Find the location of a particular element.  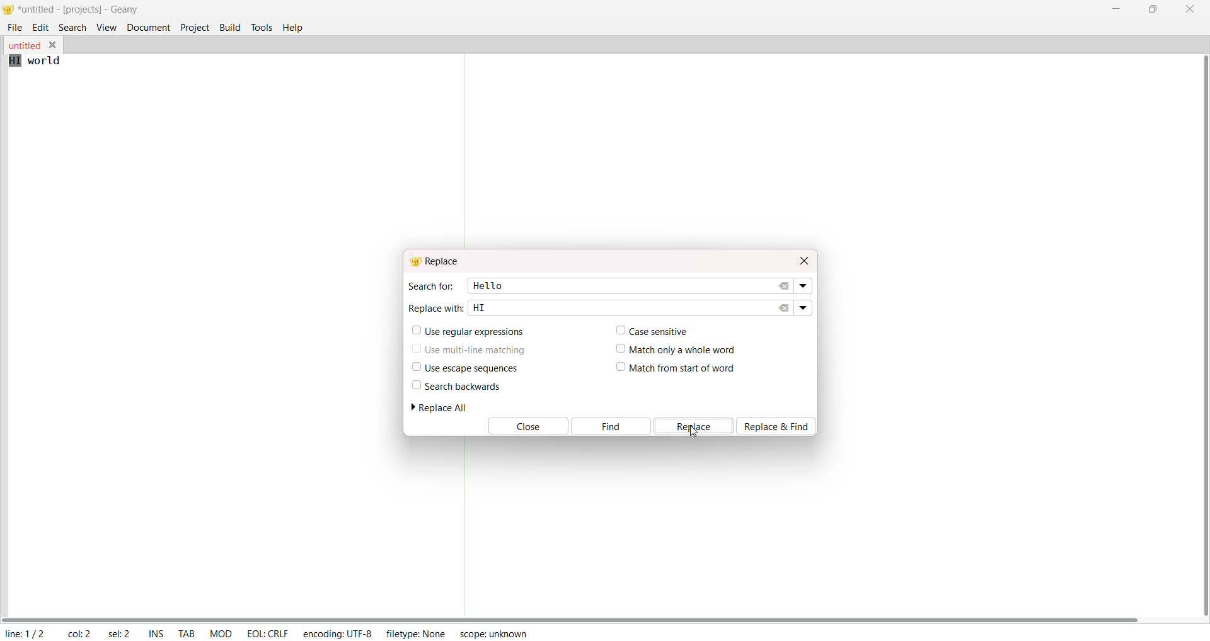

close dialog is located at coordinates (802, 259).